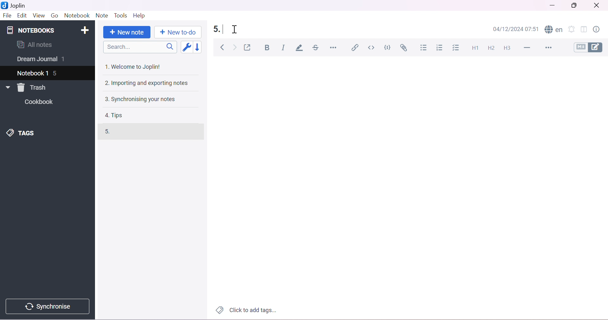 The height and width of the screenshot is (320, 608). I want to click on Cookbook, so click(41, 103).